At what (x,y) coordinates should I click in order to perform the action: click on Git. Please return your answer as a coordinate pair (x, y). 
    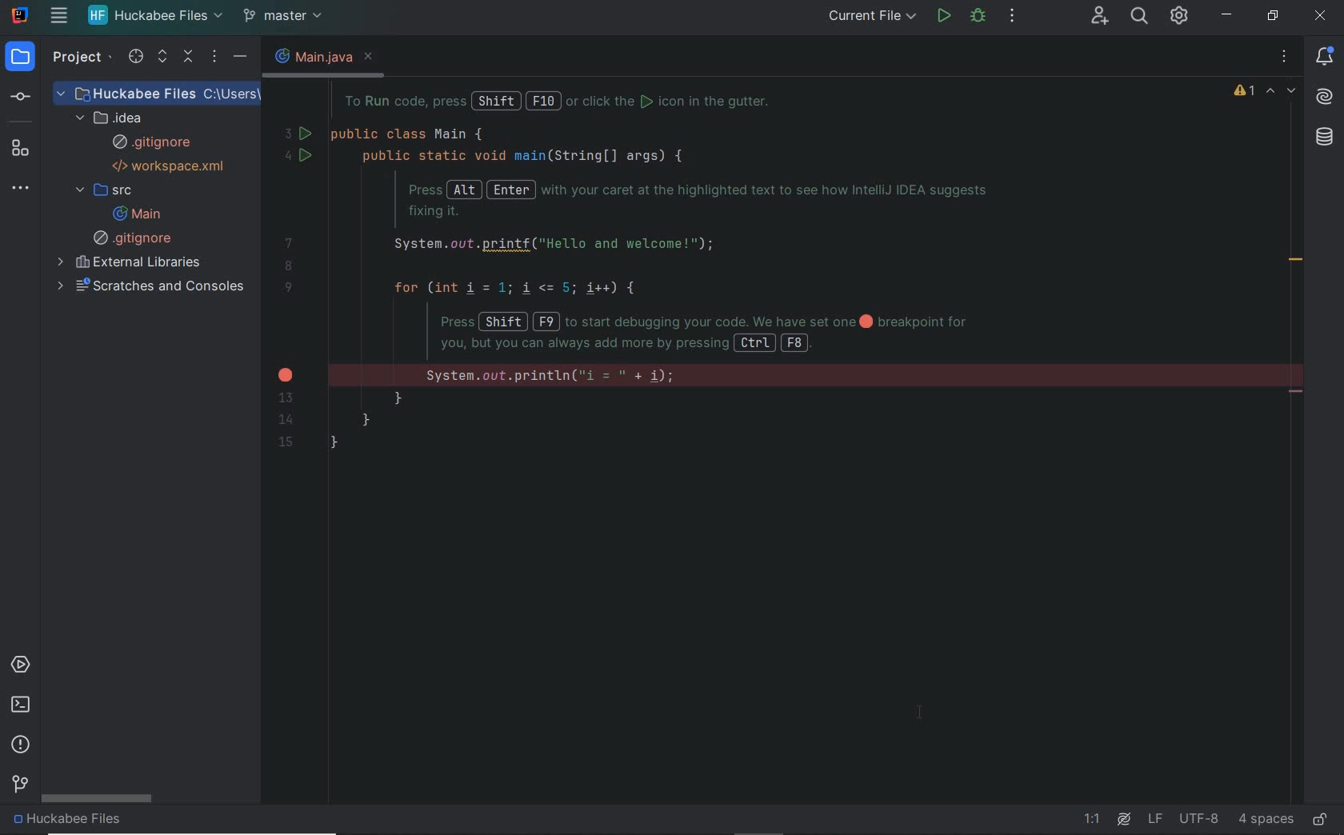
    Looking at the image, I should click on (18, 786).